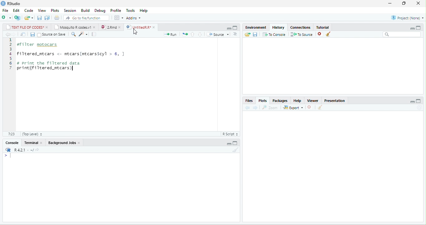 The width and height of the screenshot is (426, 225). Describe the element at coordinates (312, 101) in the screenshot. I see `Viewer` at that location.